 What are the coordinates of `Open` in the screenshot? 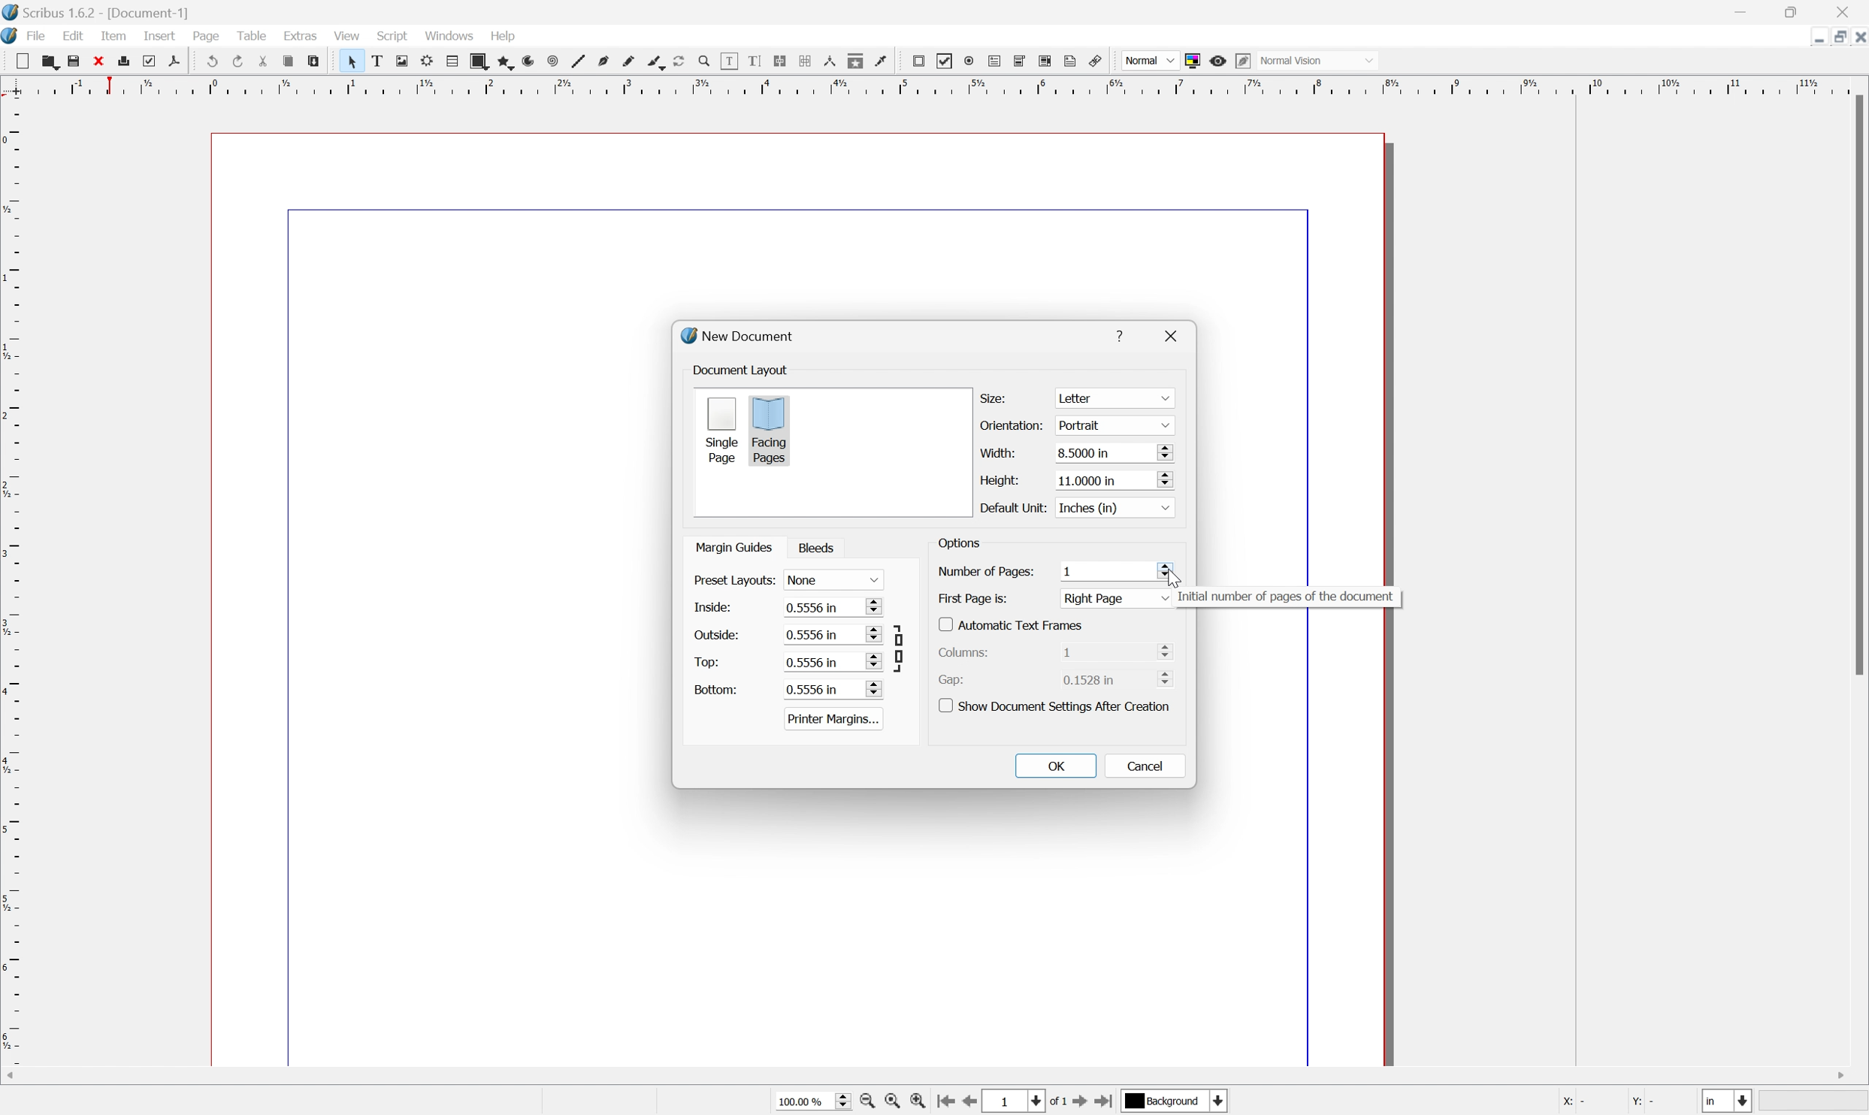 It's located at (50, 62).